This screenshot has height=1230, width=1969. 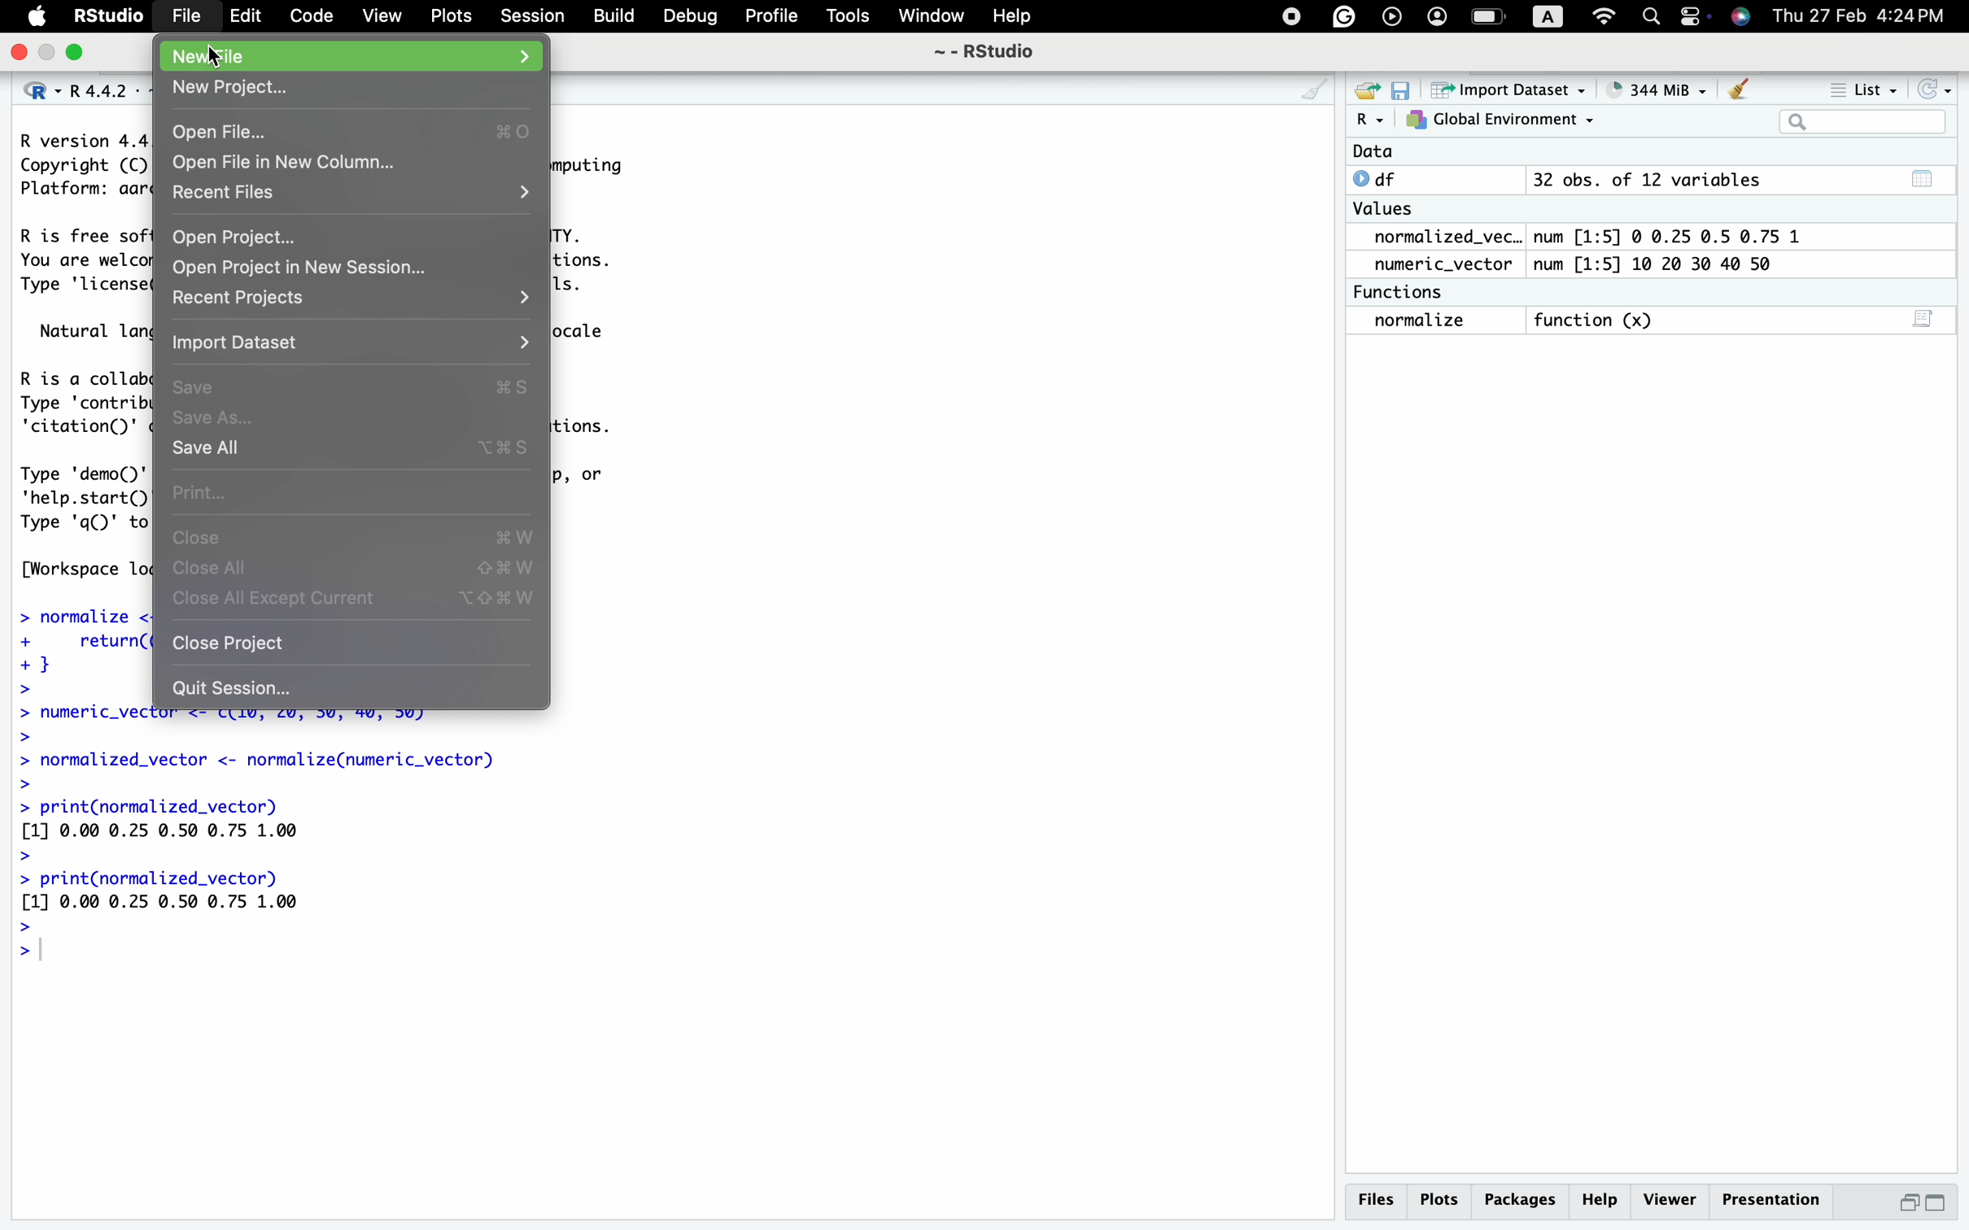 What do you see at coordinates (1369, 93) in the screenshot?
I see `open file` at bounding box center [1369, 93].